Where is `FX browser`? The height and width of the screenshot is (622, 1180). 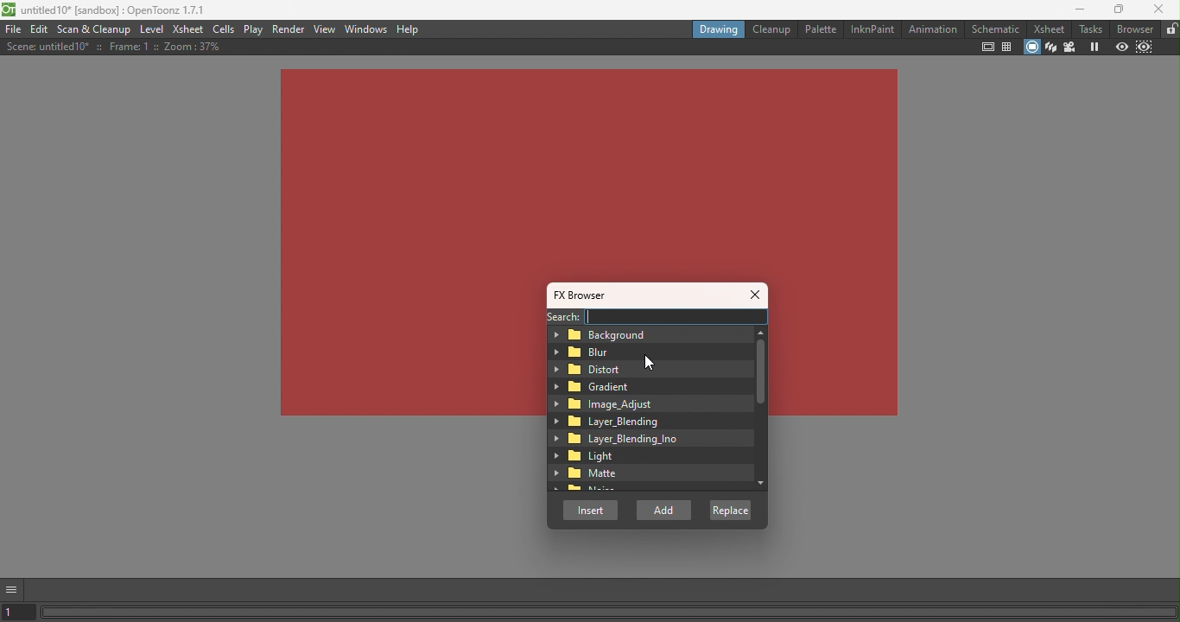
FX browser is located at coordinates (587, 295).